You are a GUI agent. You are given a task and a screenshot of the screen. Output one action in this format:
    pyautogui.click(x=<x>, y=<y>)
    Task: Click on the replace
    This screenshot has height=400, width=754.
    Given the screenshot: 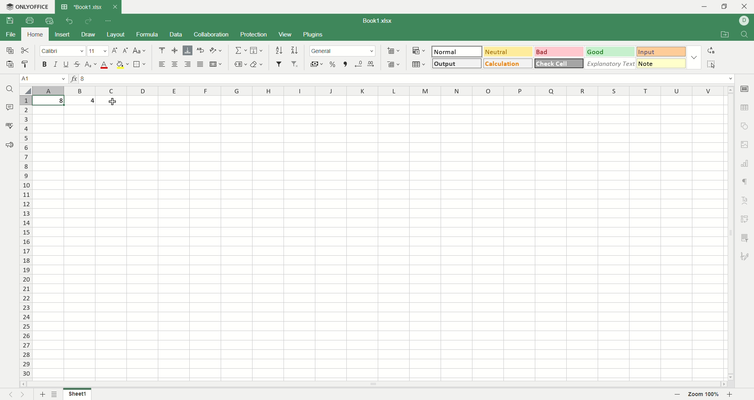 What is the action you would take?
    pyautogui.click(x=713, y=52)
    